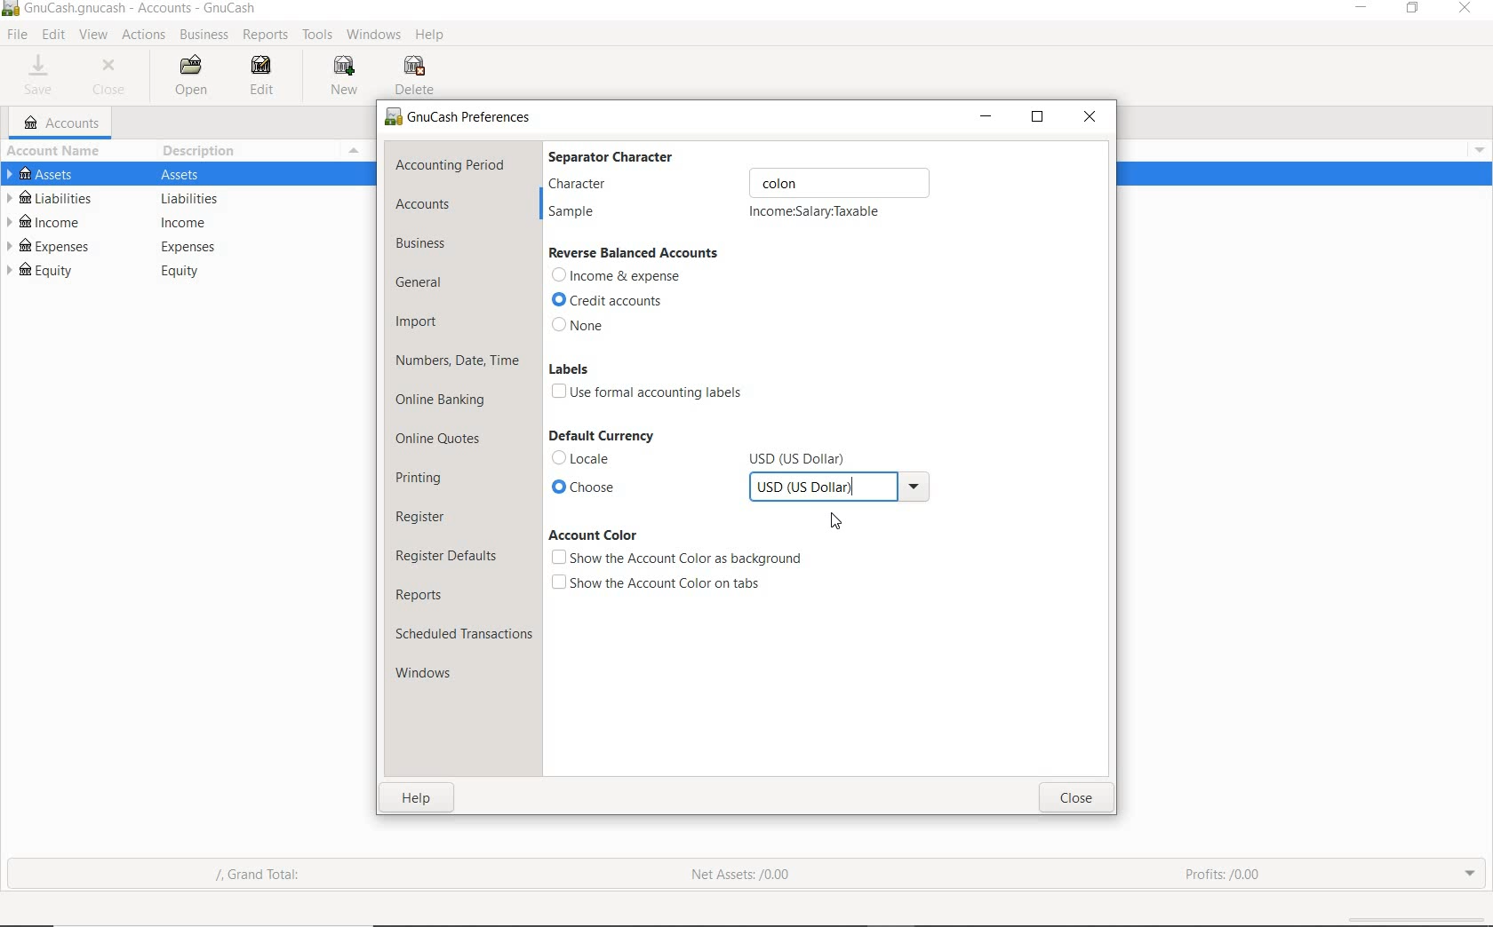  Describe the element at coordinates (59, 199) in the screenshot. I see `LIABILITIES` at that location.